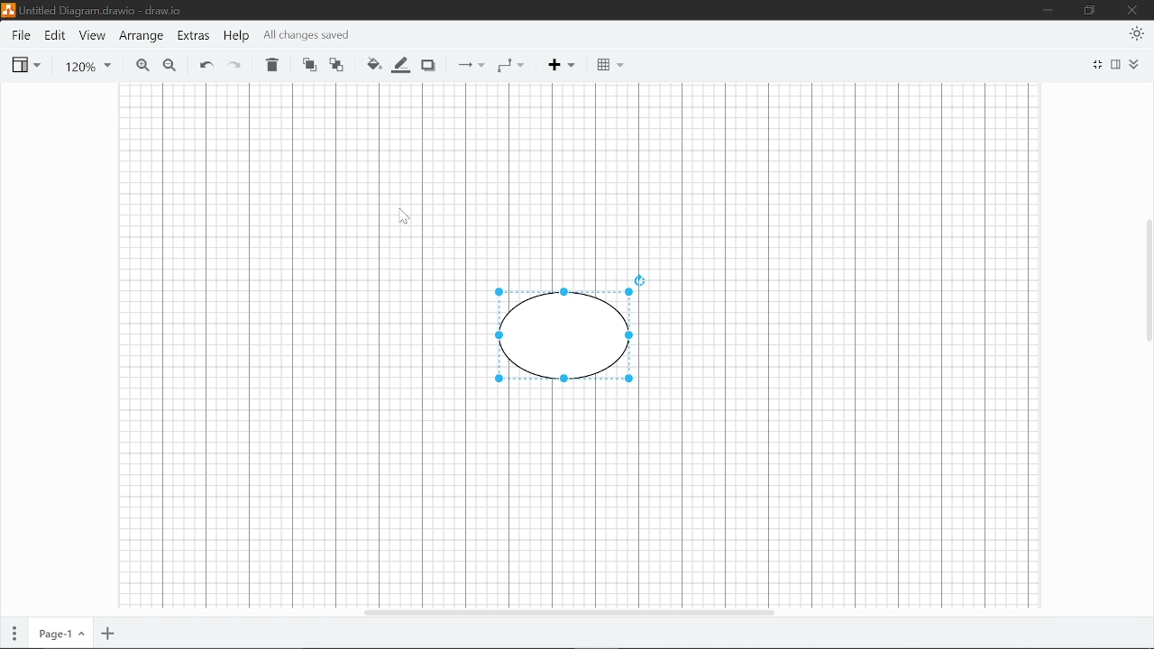 The image size is (1154, 649). Describe the element at coordinates (560, 66) in the screenshot. I see `Add` at that location.